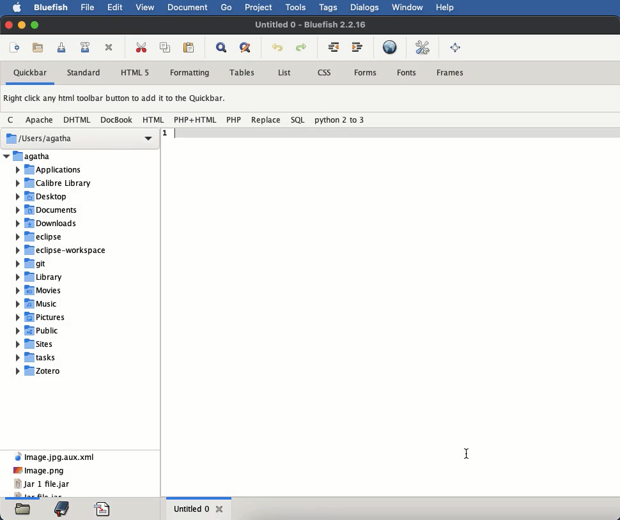 The height and width of the screenshot is (520, 620). What do you see at coordinates (298, 119) in the screenshot?
I see `SQL` at bounding box center [298, 119].